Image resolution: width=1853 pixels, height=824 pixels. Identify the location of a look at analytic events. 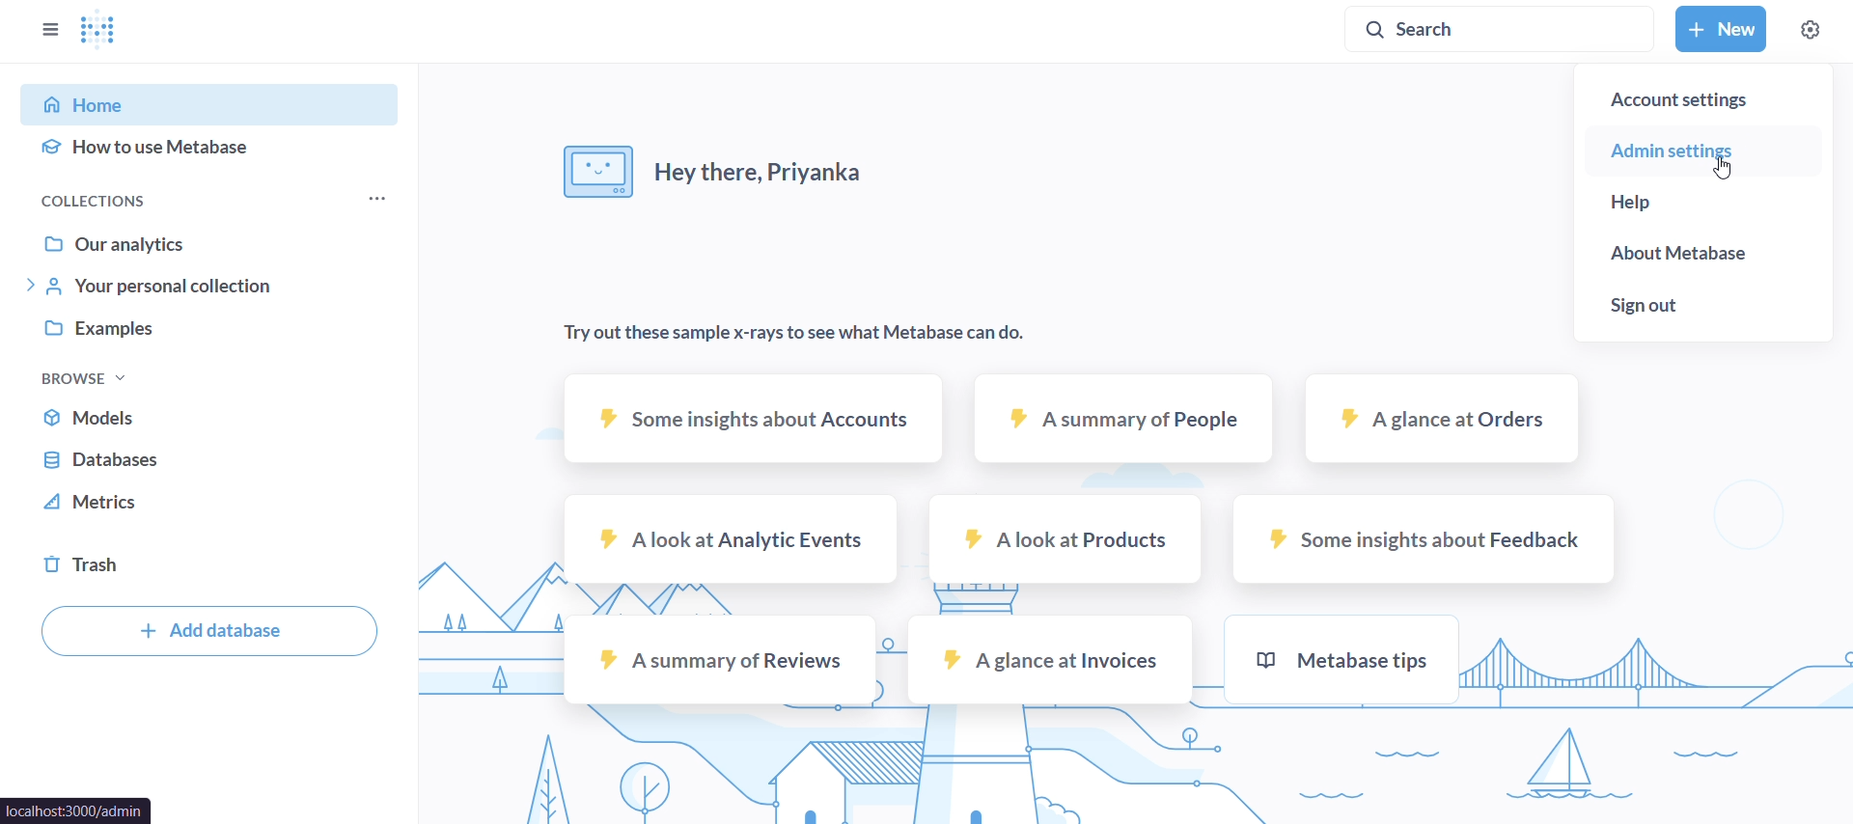
(733, 538).